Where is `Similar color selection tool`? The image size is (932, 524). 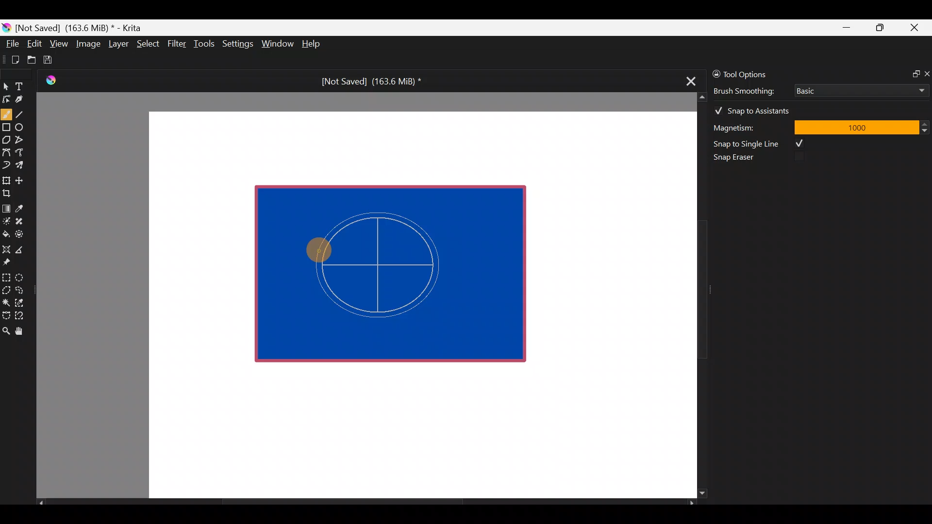
Similar color selection tool is located at coordinates (21, 302).